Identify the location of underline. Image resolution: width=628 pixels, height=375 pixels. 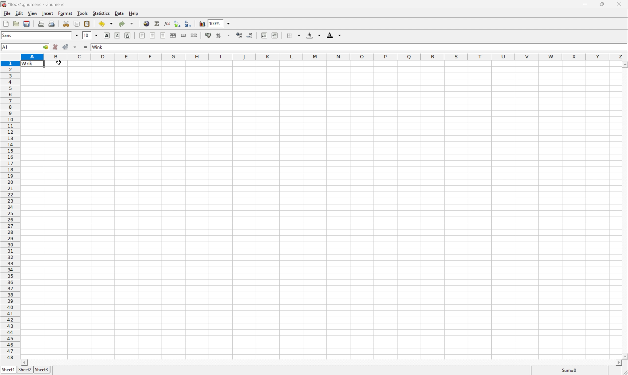
(128, 35).